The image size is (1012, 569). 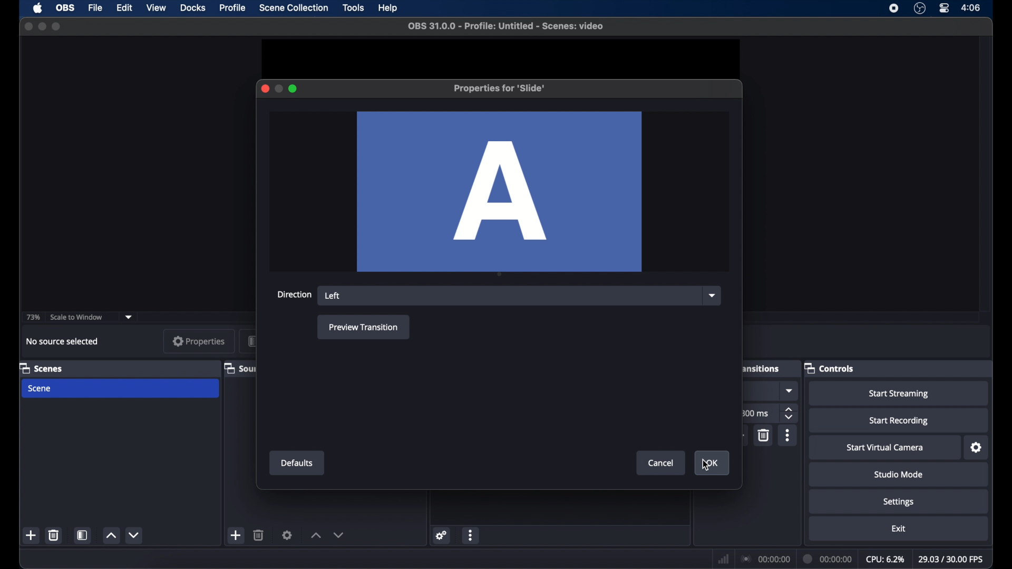 What do you see at coordinates (233, 8) in the screenshot?
I see `profile` at bounding box center [233, 8].